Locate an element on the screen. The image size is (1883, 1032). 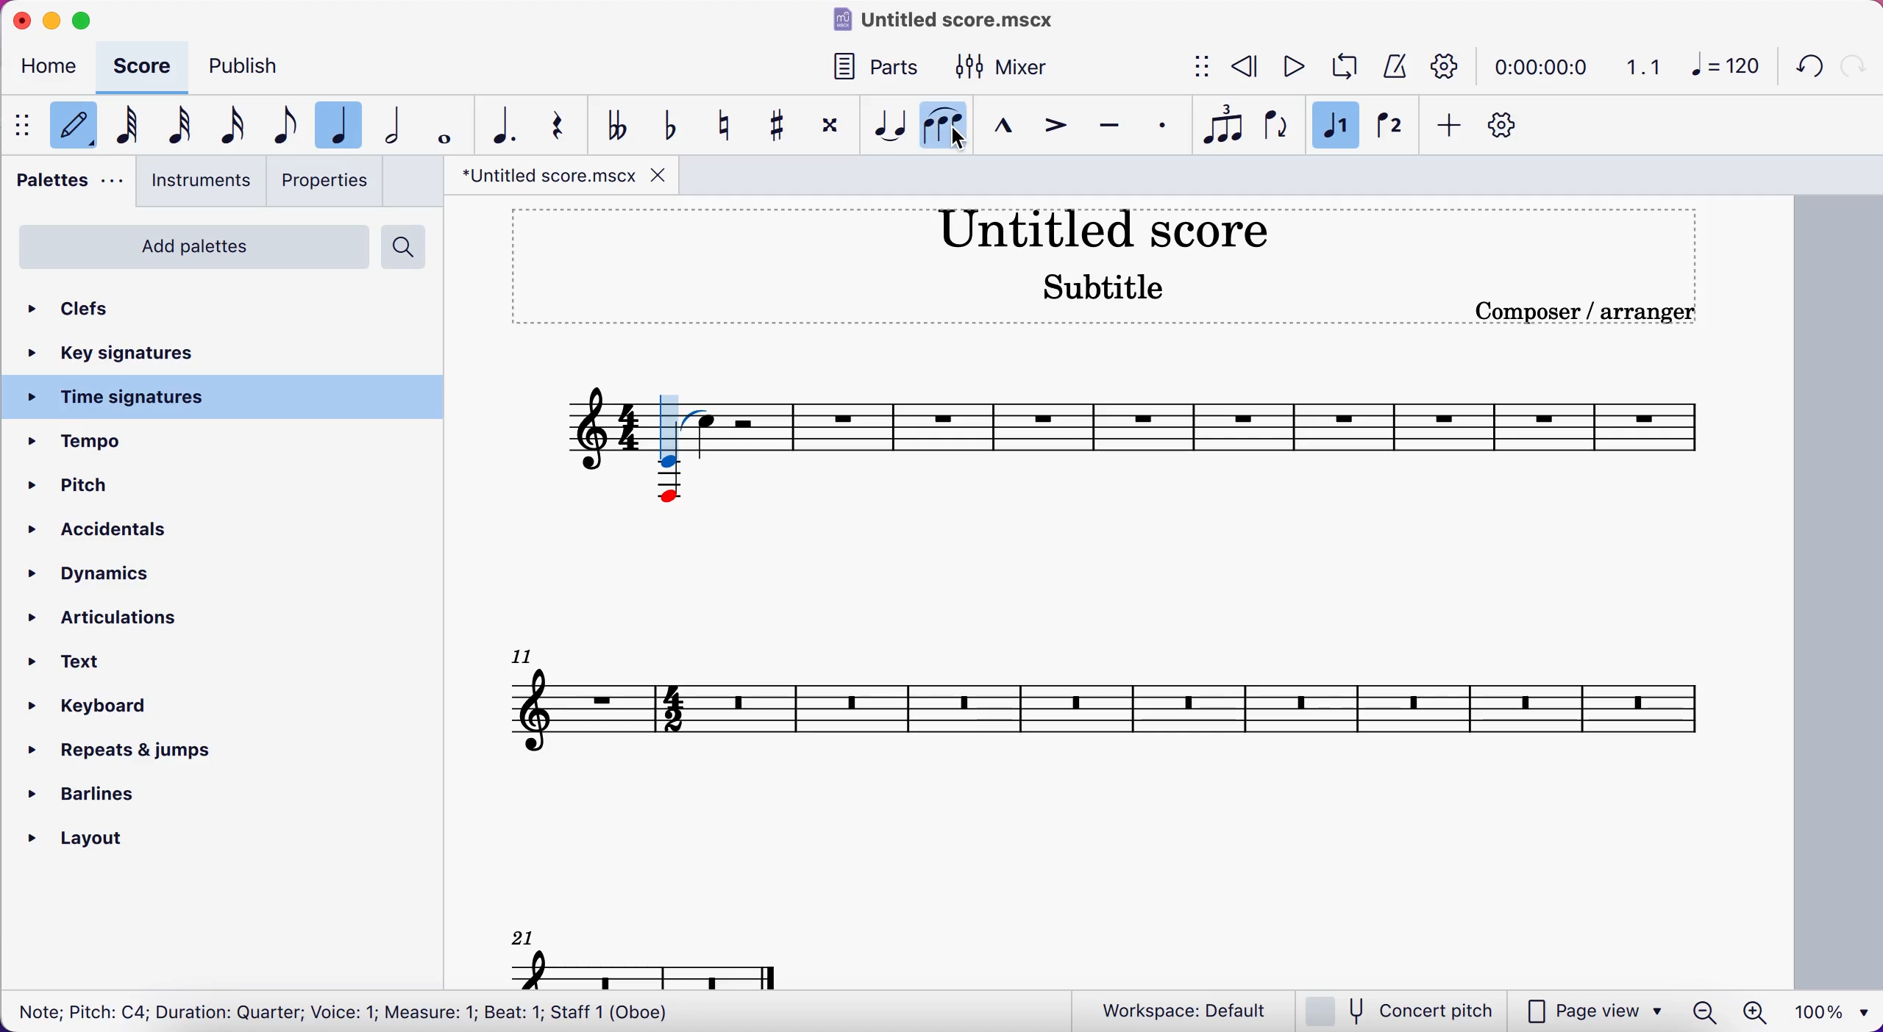
dynamics is located at coordinates (107, 574).